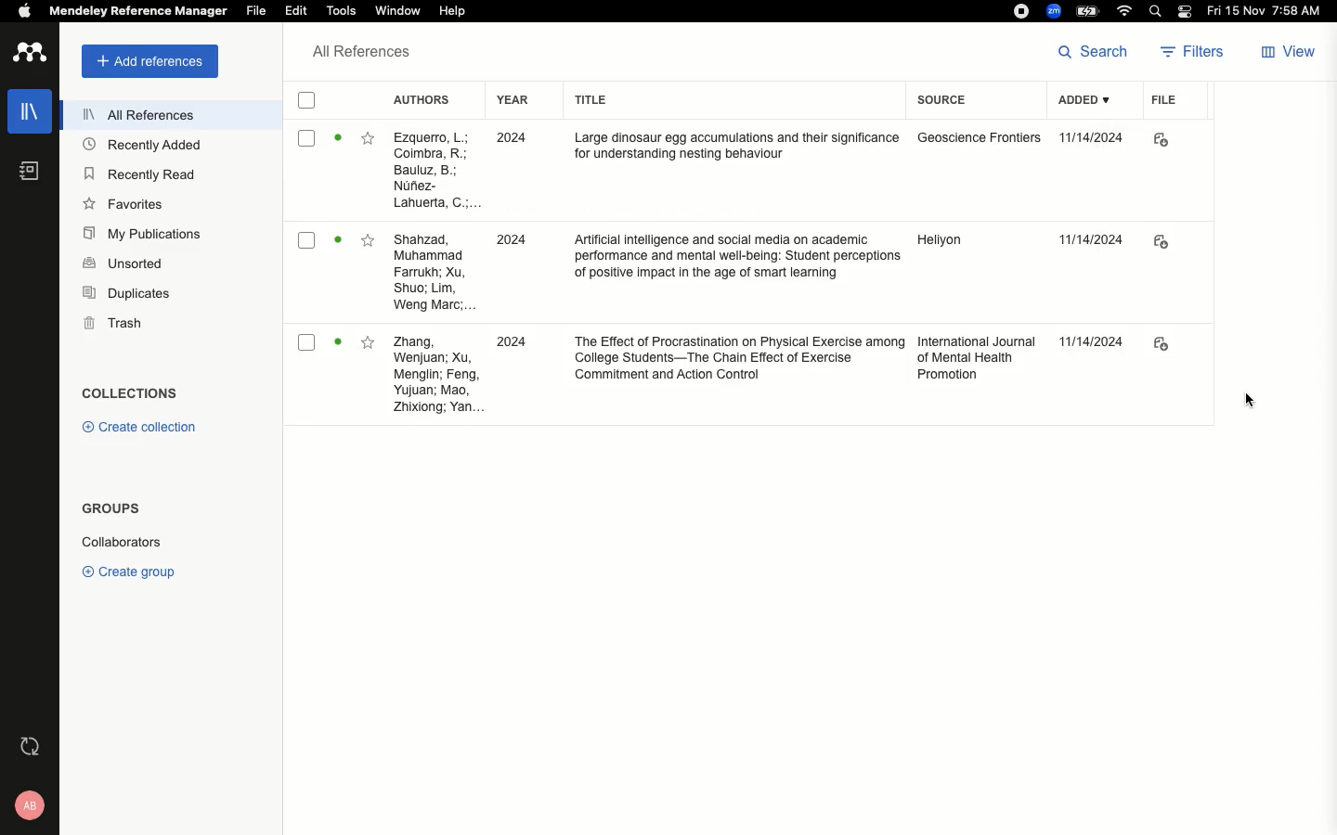 Image resolution: width=1337 pixels, height=835 pixels. I want to click on Unsorted, so click(123, 262).